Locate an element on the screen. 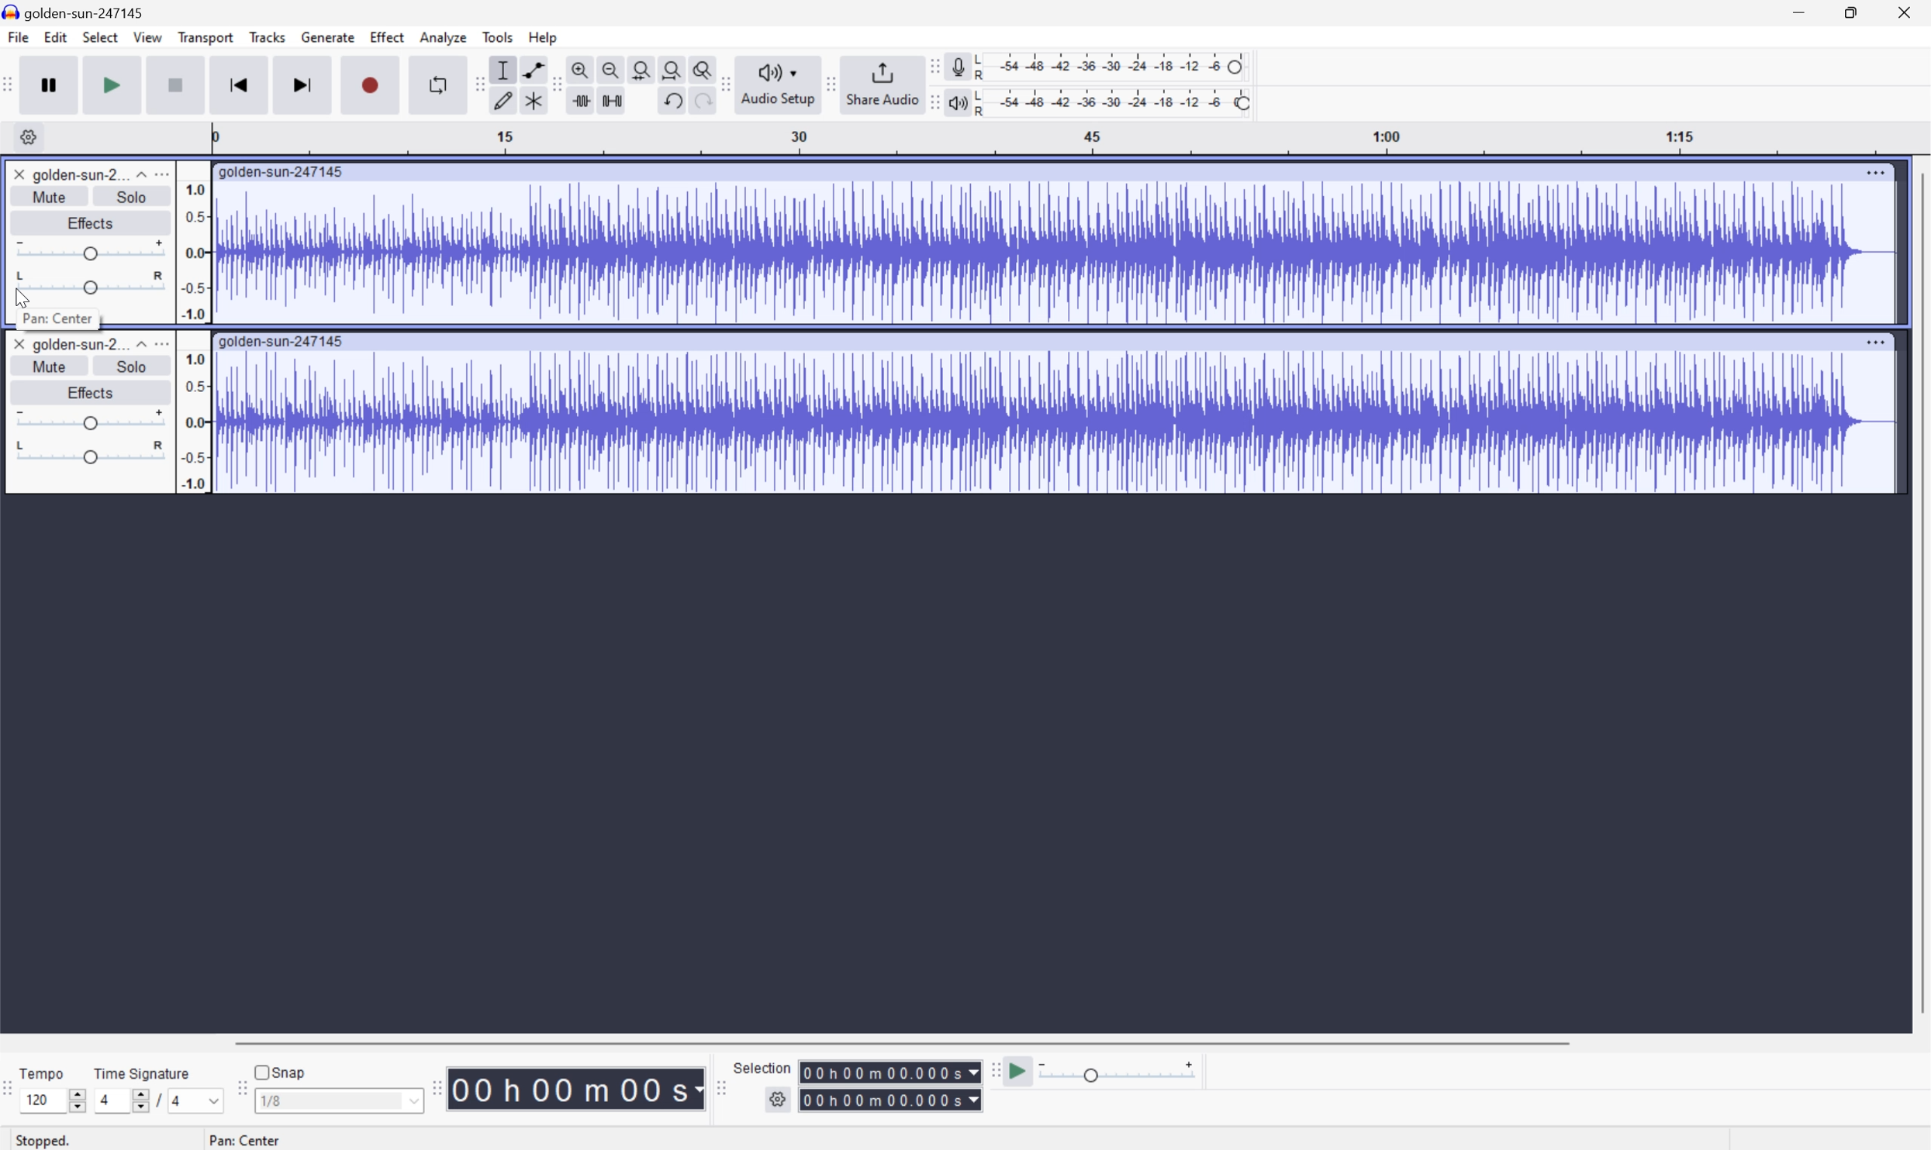 The height and width of the screenshot is (1150, 1931). Time is located at coordinates (576, 1090).